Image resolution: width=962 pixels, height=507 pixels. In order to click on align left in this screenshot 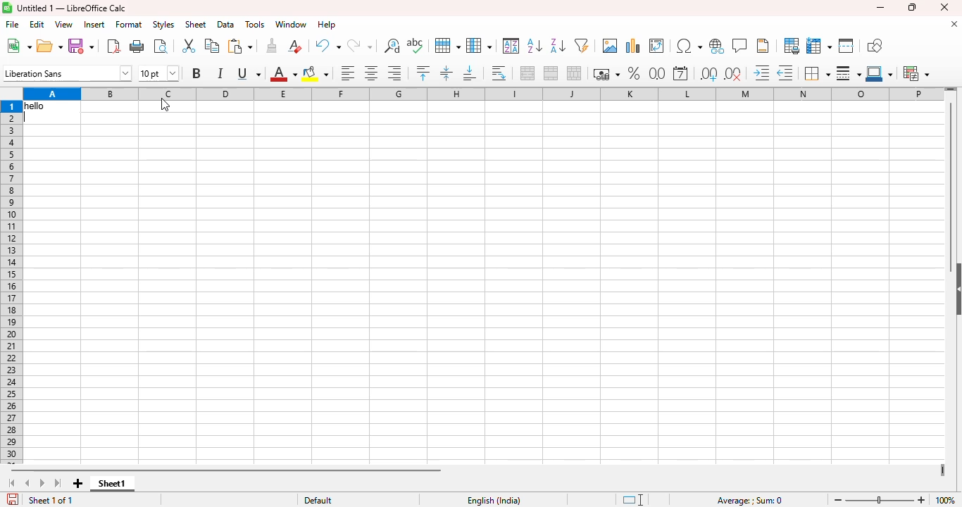, I will do `click(347, 73)`.